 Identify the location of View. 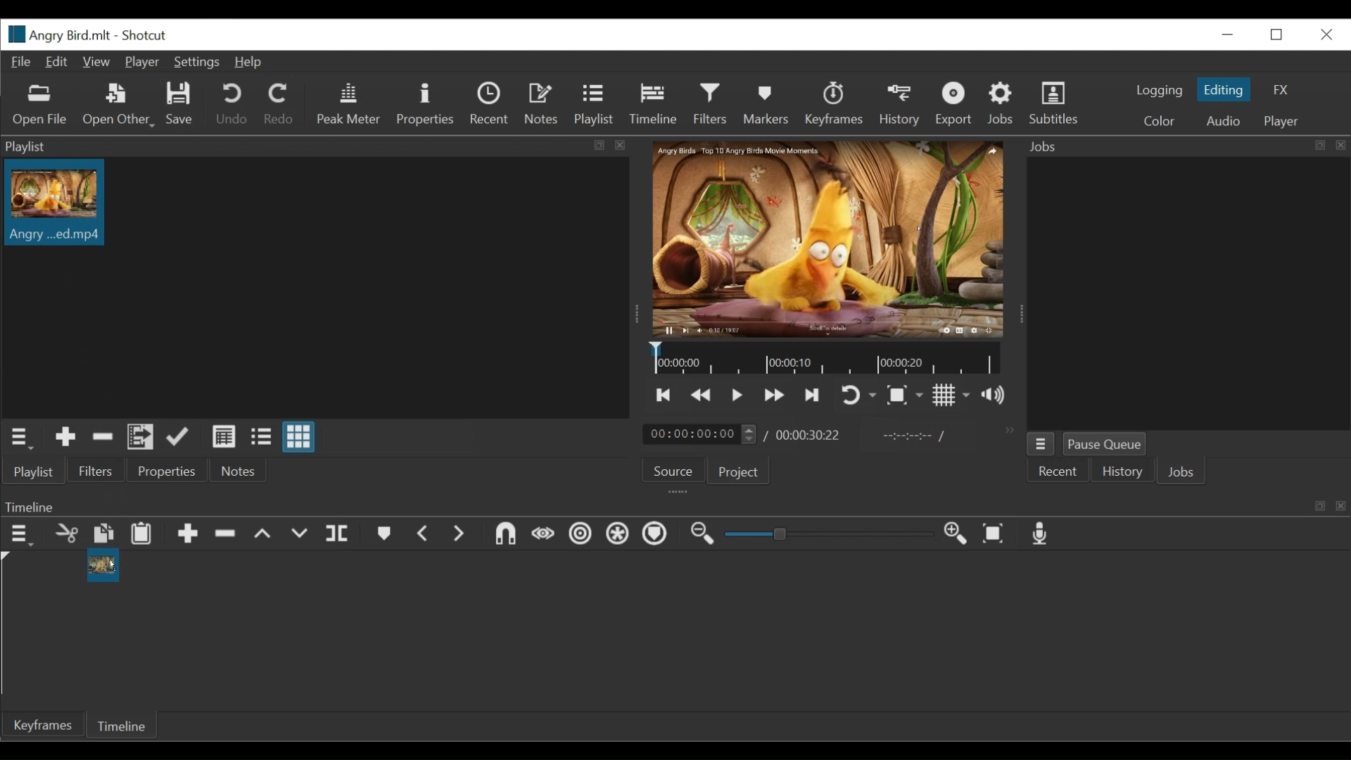
(96, 62).